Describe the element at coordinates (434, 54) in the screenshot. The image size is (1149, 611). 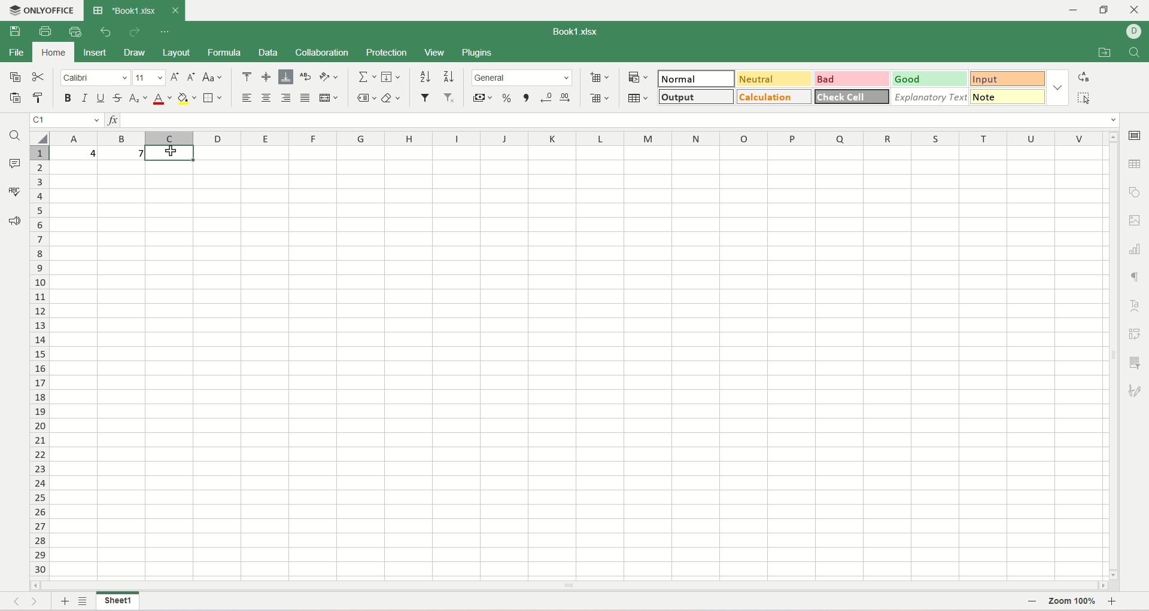
I see `view` at that location.